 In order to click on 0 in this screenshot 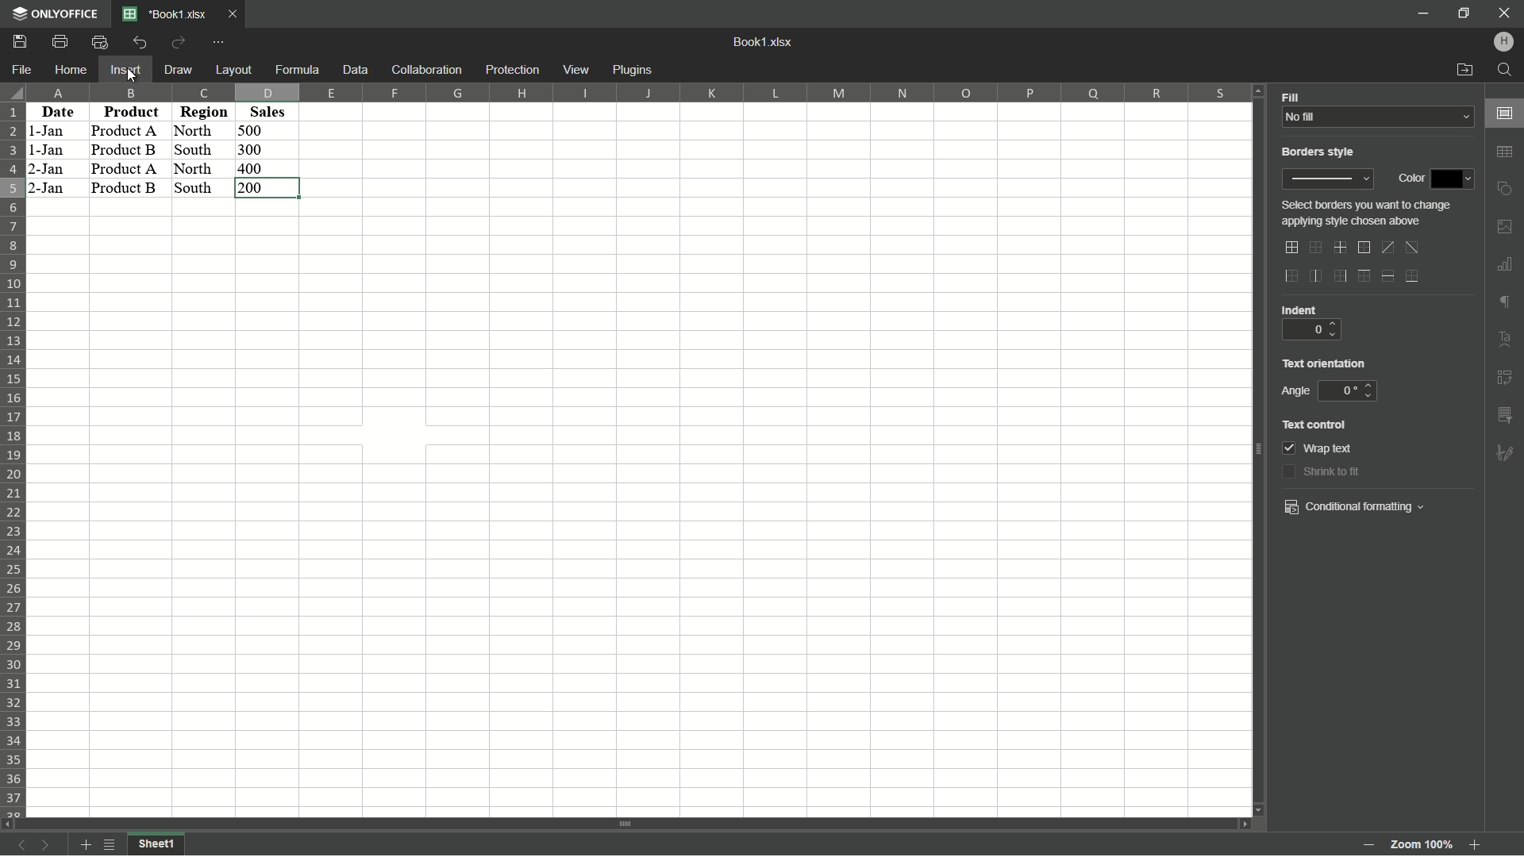, I will do `click(1316, 330)`.